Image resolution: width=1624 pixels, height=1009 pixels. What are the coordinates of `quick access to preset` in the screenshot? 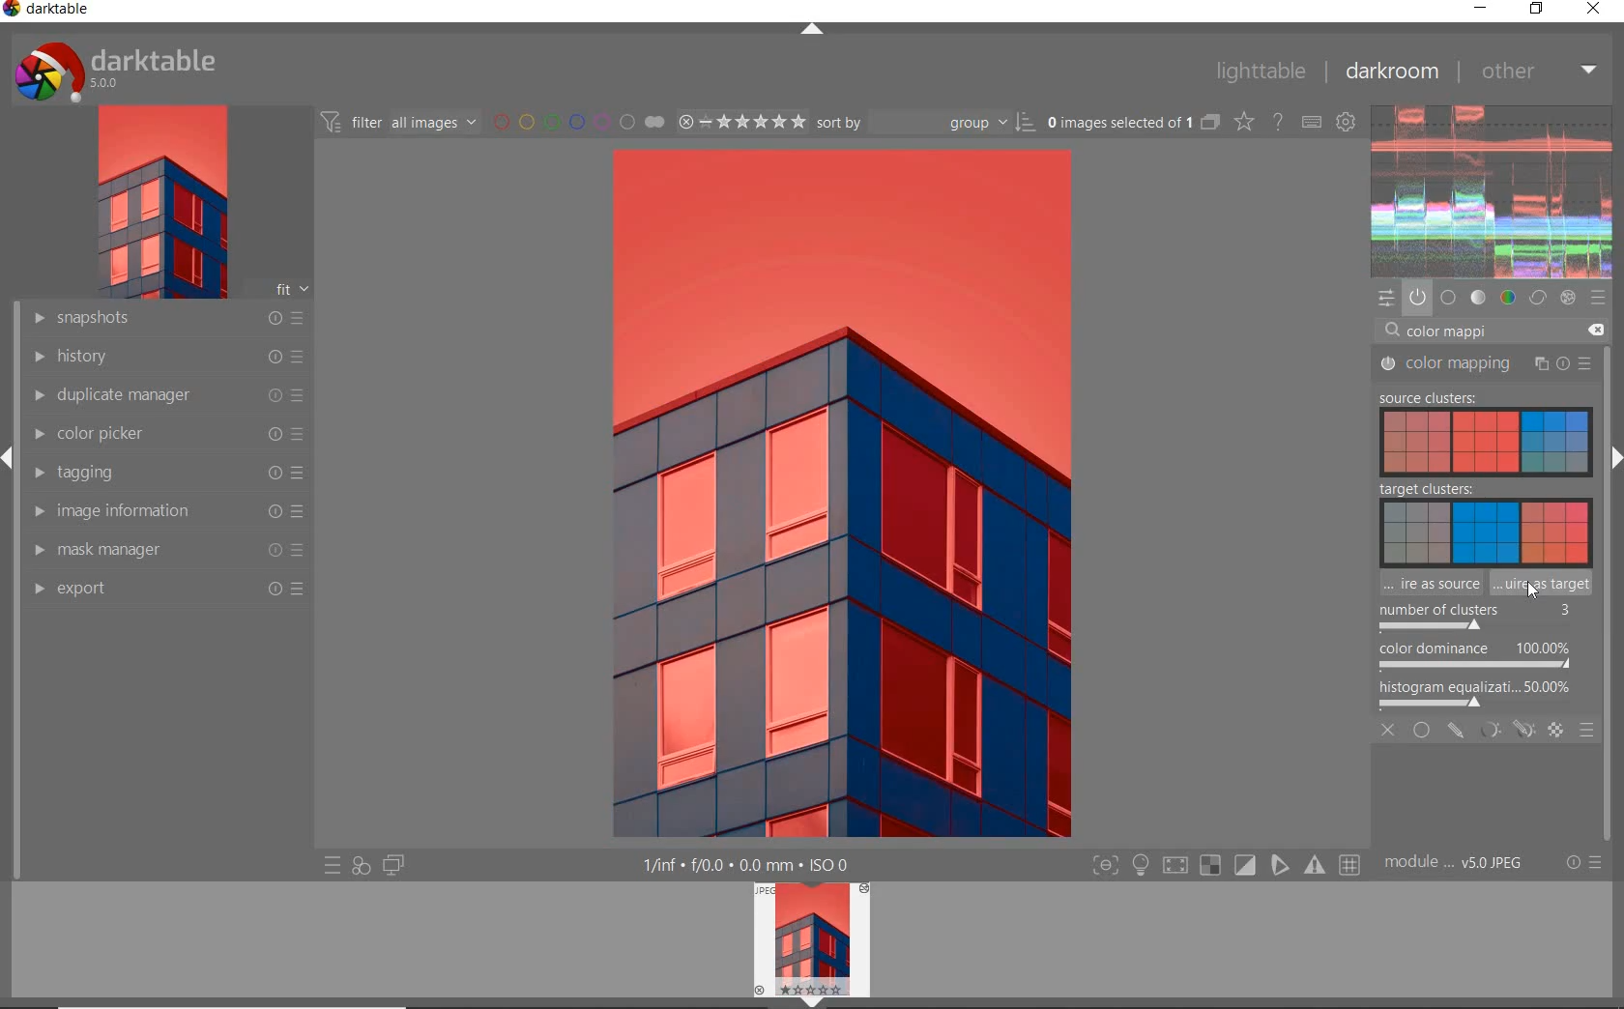 It's located at (333, 866).